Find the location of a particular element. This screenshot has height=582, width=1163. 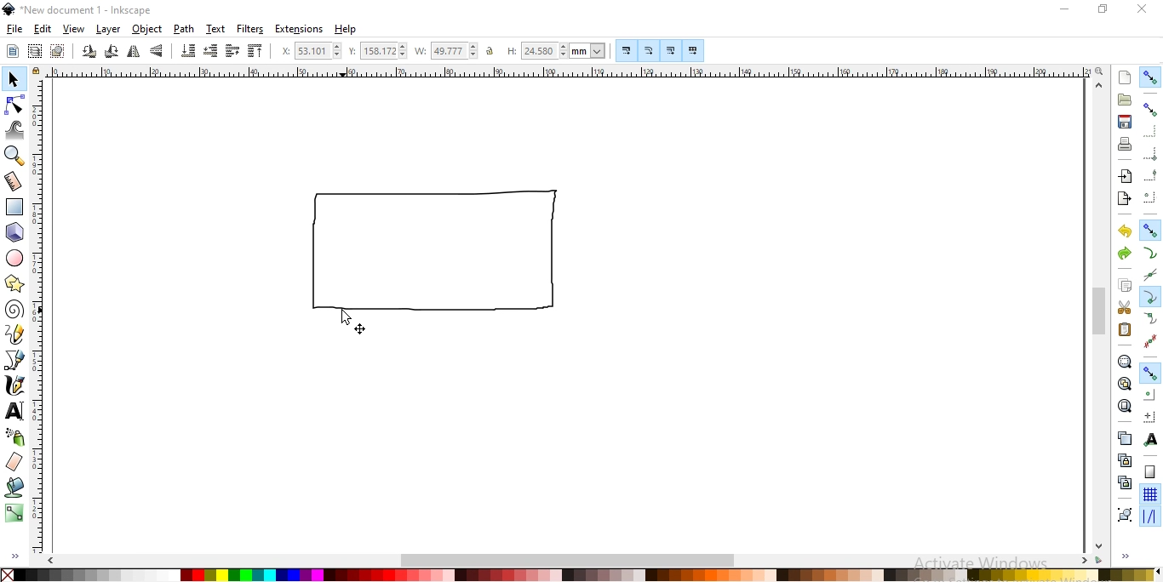

flip selected objects vertically is located at coordinates (158, 51).